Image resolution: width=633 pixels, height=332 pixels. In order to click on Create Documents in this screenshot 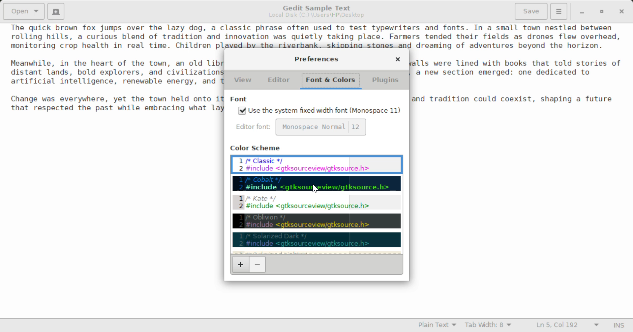, I will do `click(56, 11)`.